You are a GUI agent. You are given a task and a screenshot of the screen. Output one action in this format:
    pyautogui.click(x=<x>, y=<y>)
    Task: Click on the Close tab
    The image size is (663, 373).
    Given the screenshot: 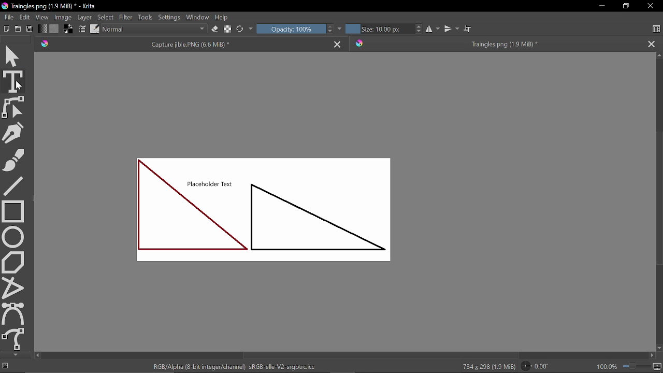 What is the action you would take?
    pyautogui.click(x=652, y=44)
    